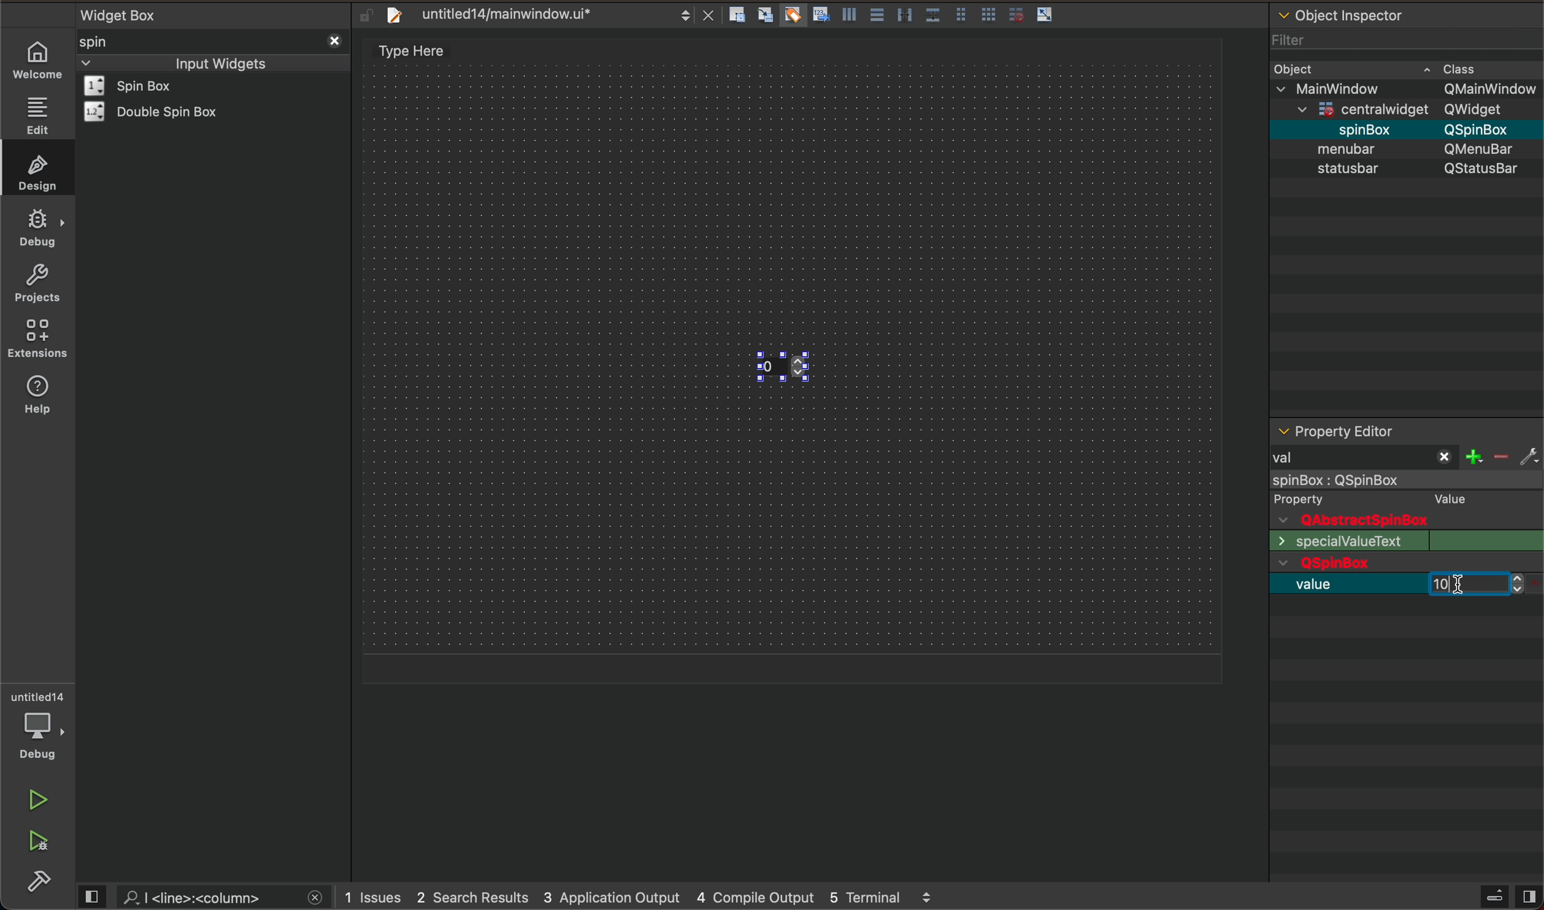 Image resolution: width=1544 pixels, height=910 pixels. What do you see at coordinates (1469, 584) in the screenshot?
I see `on enter` at bounding box center [1469, 584].